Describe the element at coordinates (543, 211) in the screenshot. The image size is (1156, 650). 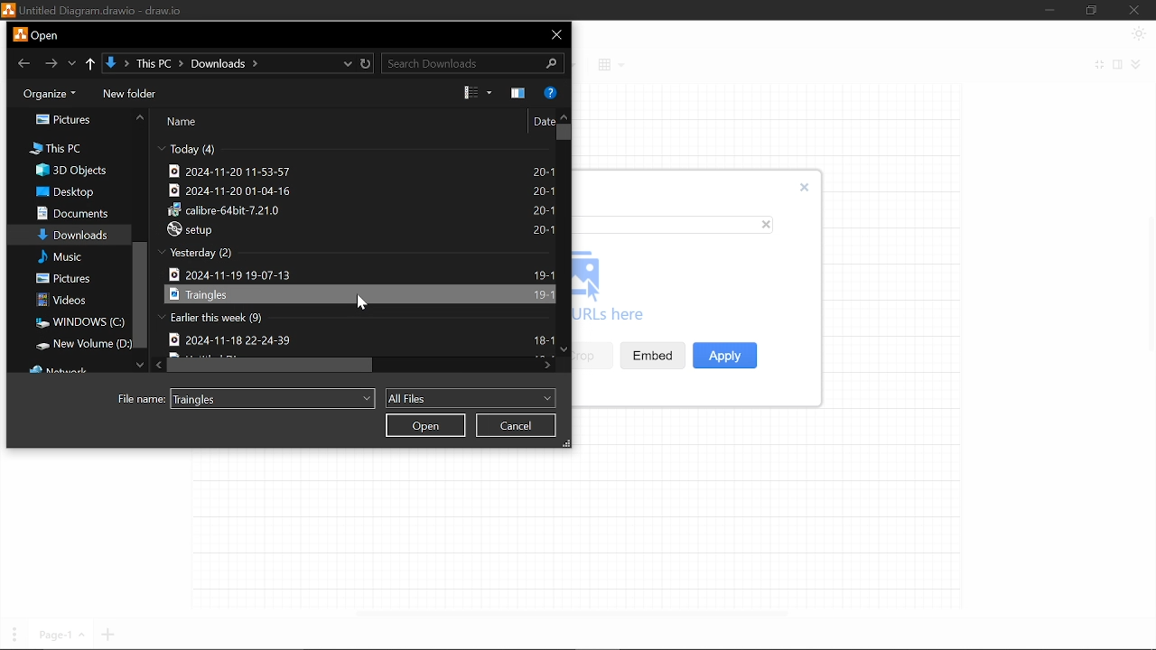
I see `20-1` at that location.